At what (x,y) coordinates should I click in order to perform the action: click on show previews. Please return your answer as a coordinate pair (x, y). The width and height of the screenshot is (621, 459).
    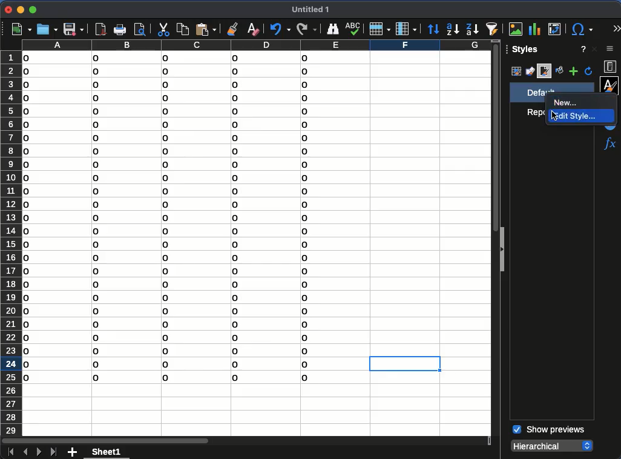
    Looking at the image, I should click on (548, 430).